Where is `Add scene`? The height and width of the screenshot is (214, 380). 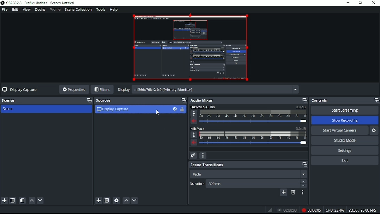 Add scene is located at coordinates (4, 201).